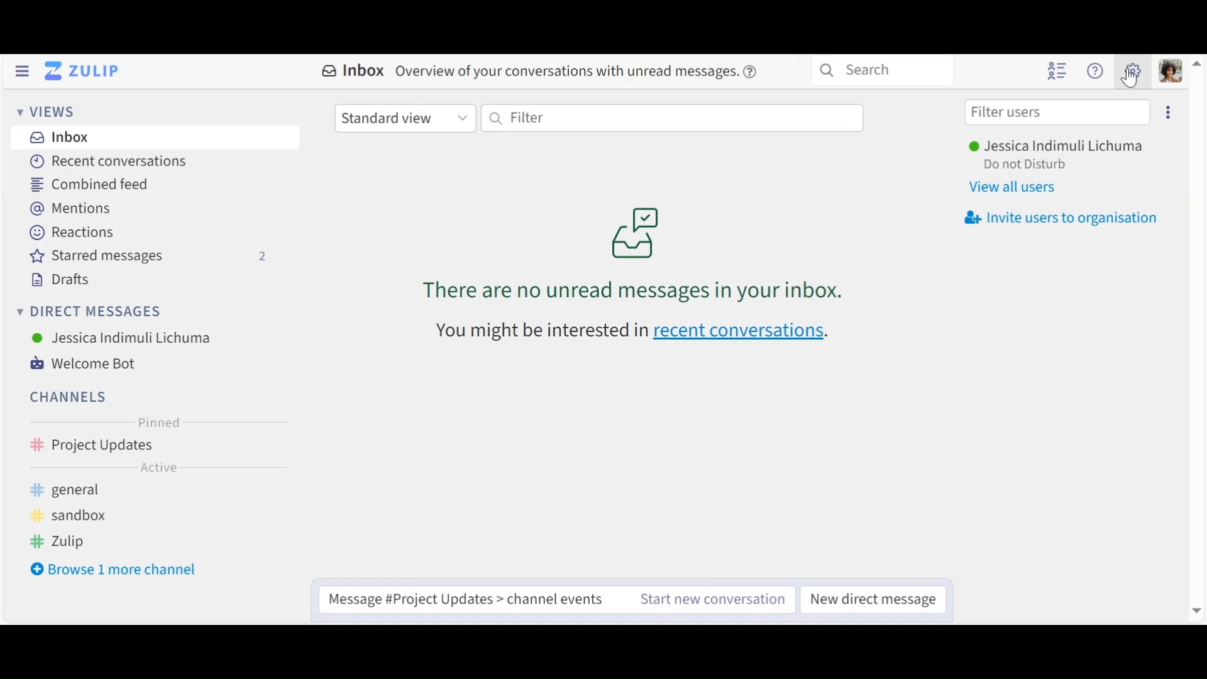 The image size is (1207, 679). Describe the element at coordinates (22, 71) in the screenshot. I see `Hide Left Sidebar` at that location.